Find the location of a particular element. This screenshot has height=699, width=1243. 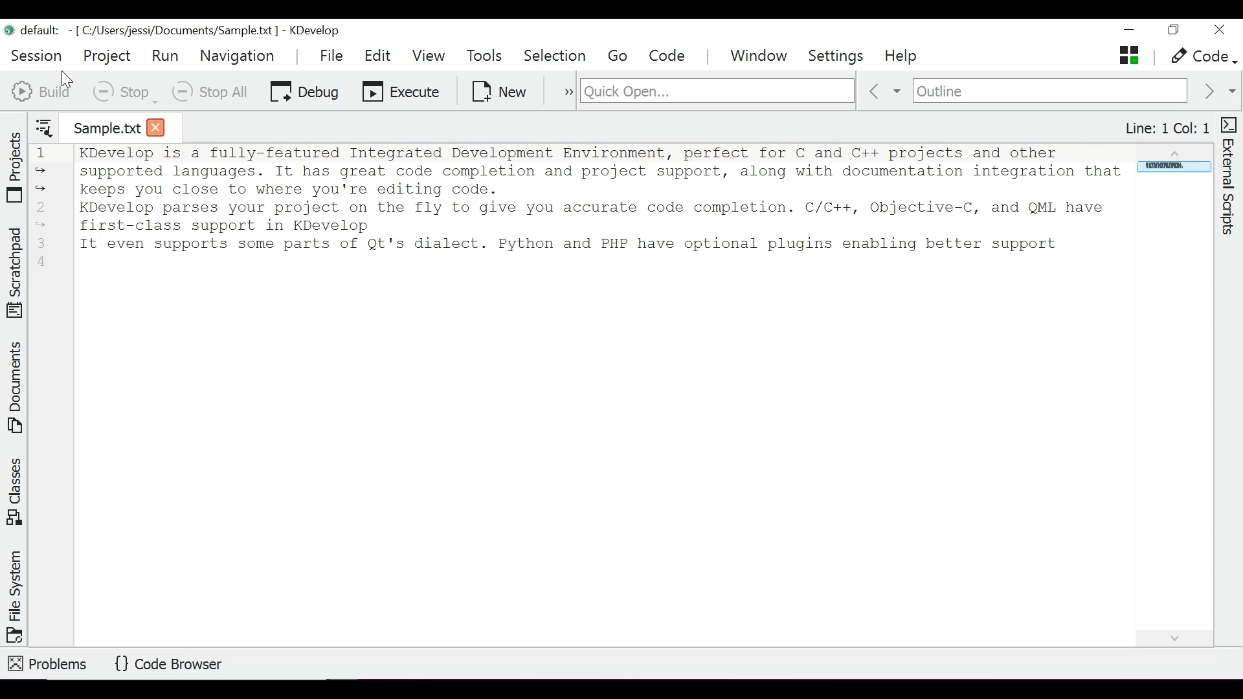

Settings is located at coordinates (836, 56).